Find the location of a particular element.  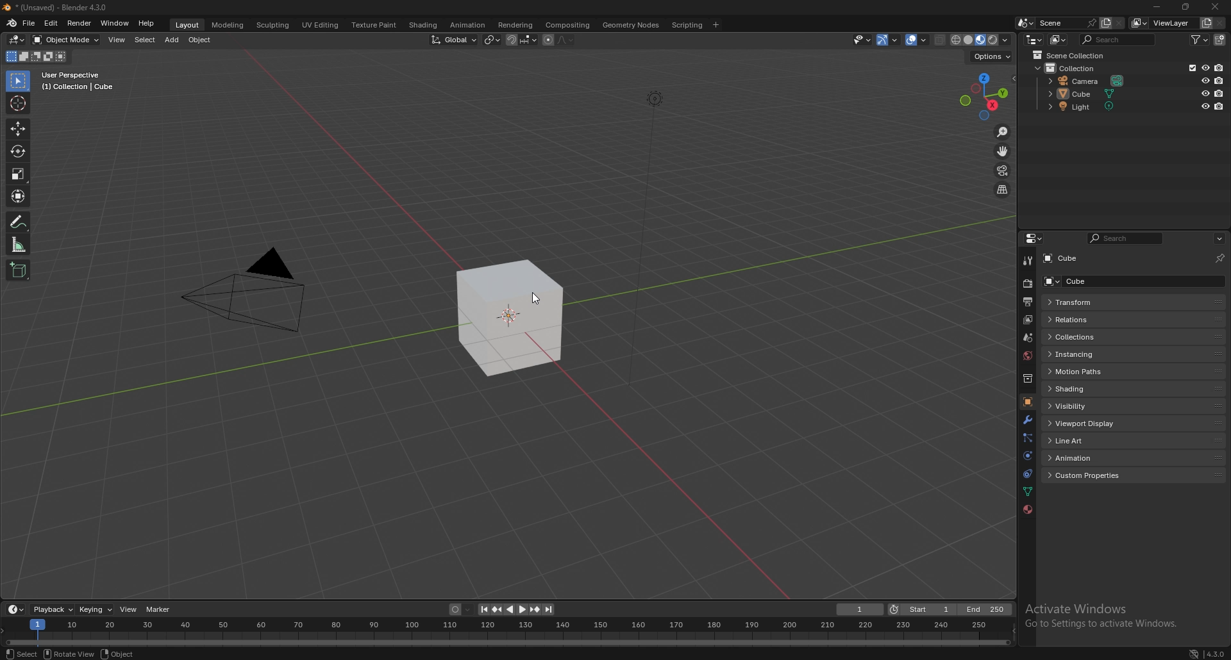

add is located at coordinates (173, 40).